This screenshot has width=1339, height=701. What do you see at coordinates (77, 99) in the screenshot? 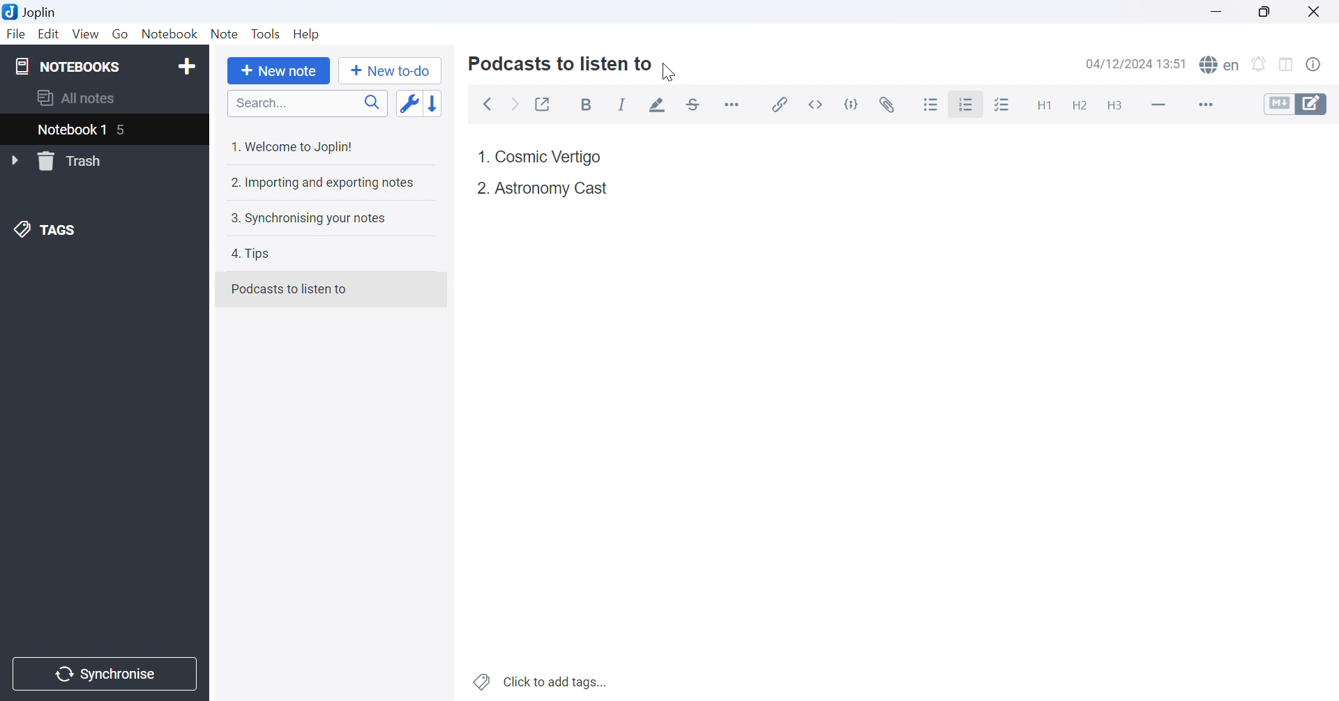
I see `All notes` at bounding box center [77, 99].